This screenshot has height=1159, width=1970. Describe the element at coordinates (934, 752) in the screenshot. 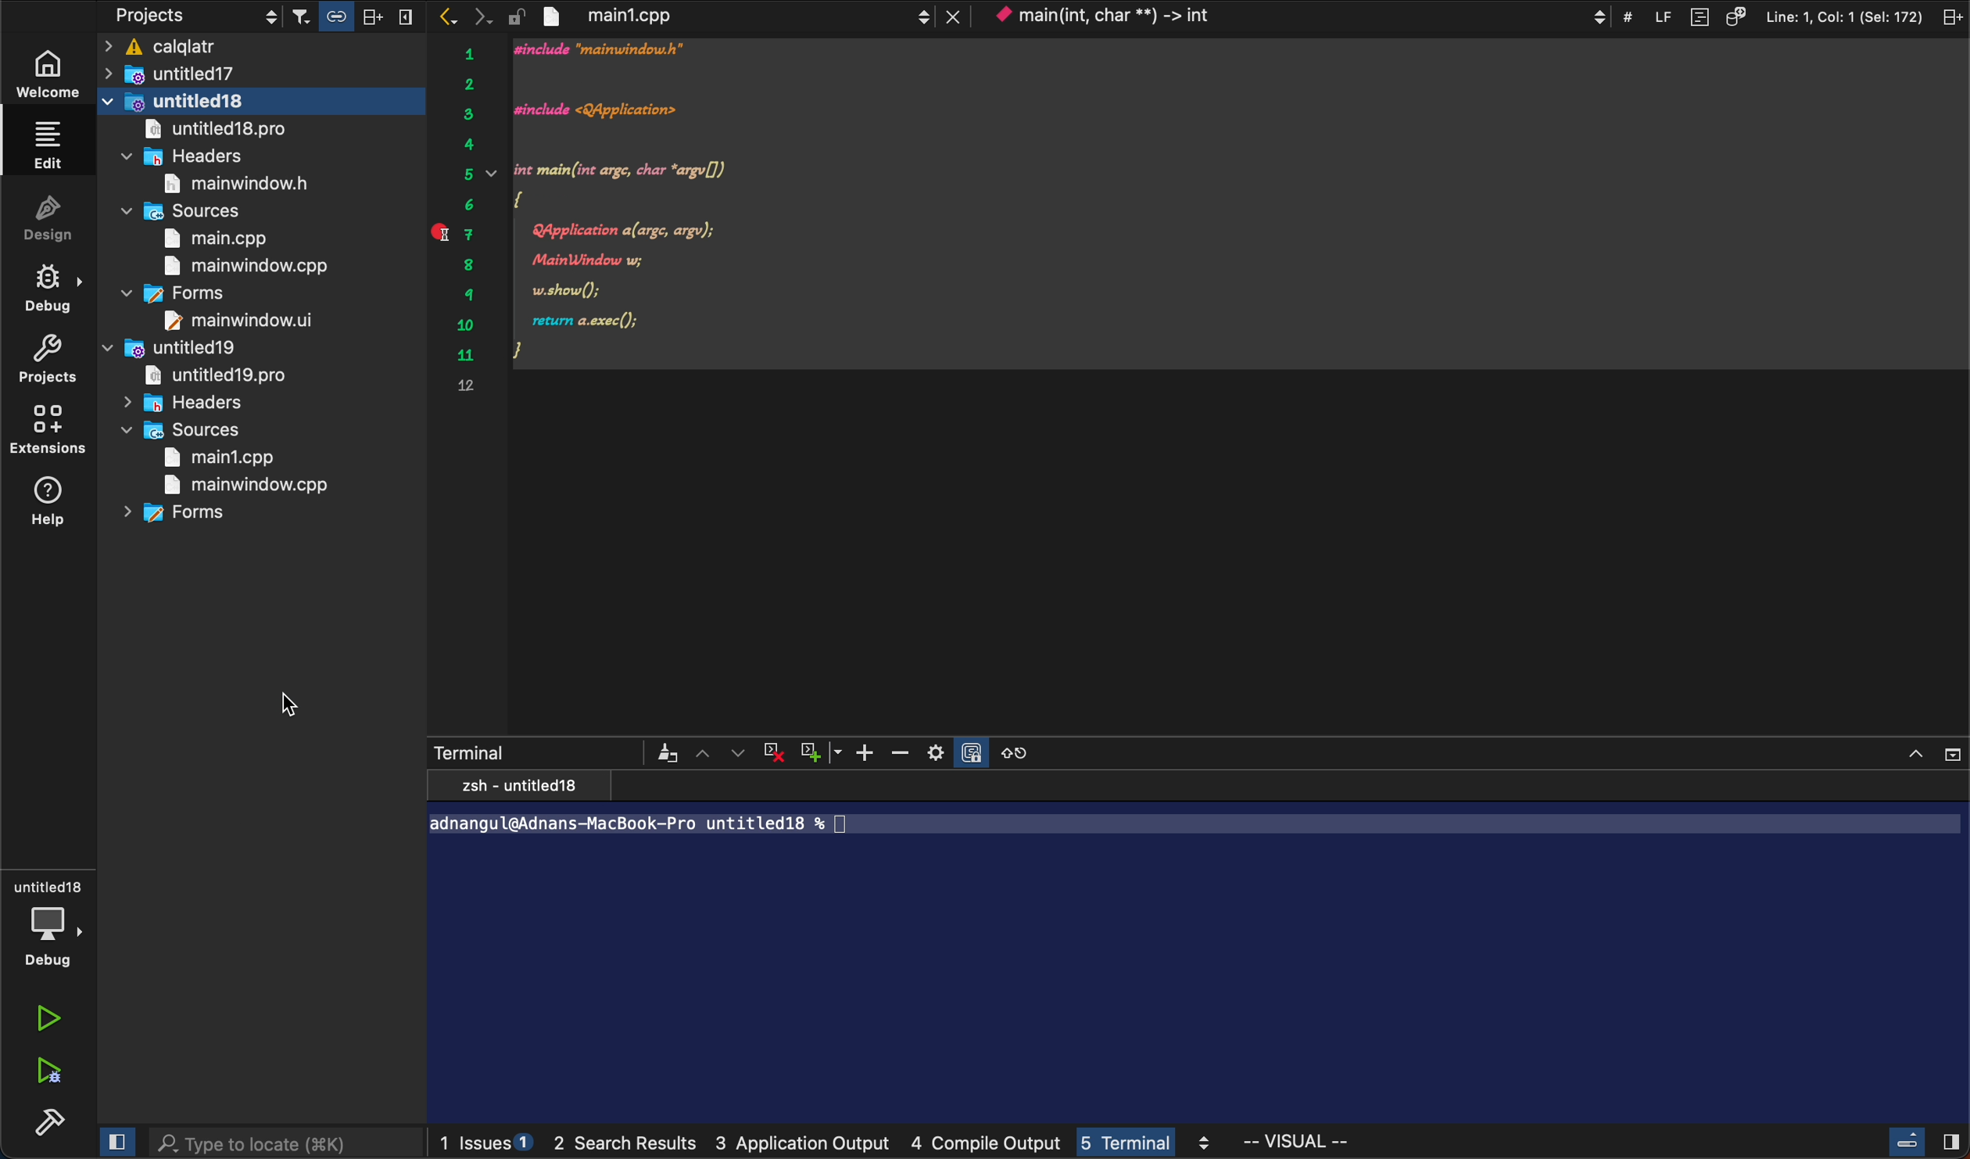

I see `setting` at that location.